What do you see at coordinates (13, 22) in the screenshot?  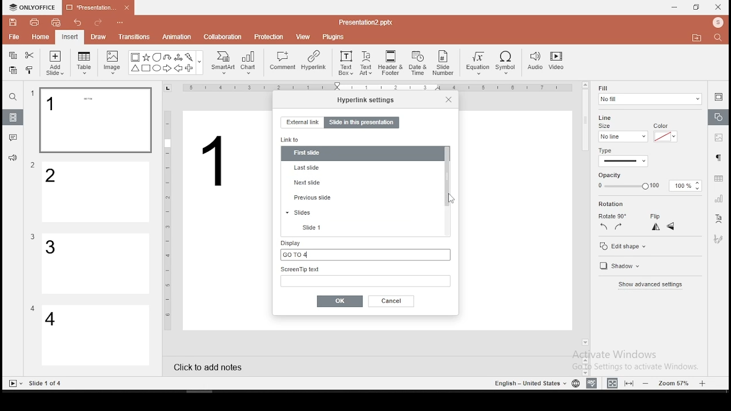 I see `save` at bounding box center [13, 22].